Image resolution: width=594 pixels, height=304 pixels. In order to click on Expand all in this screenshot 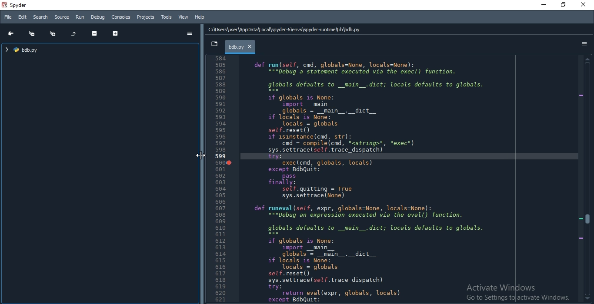, I will do `click(53, 33)`.